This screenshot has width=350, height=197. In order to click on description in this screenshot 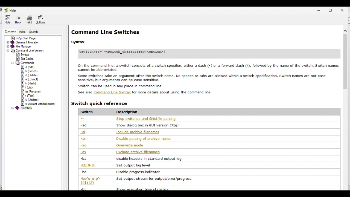, I will do `click(125, 112)`.